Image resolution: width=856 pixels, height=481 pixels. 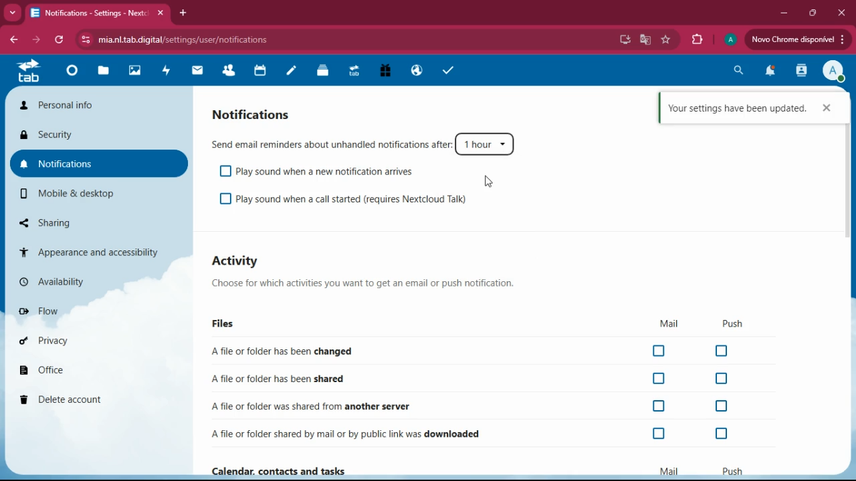 I want to click on mail, so click(x=199, y=71).